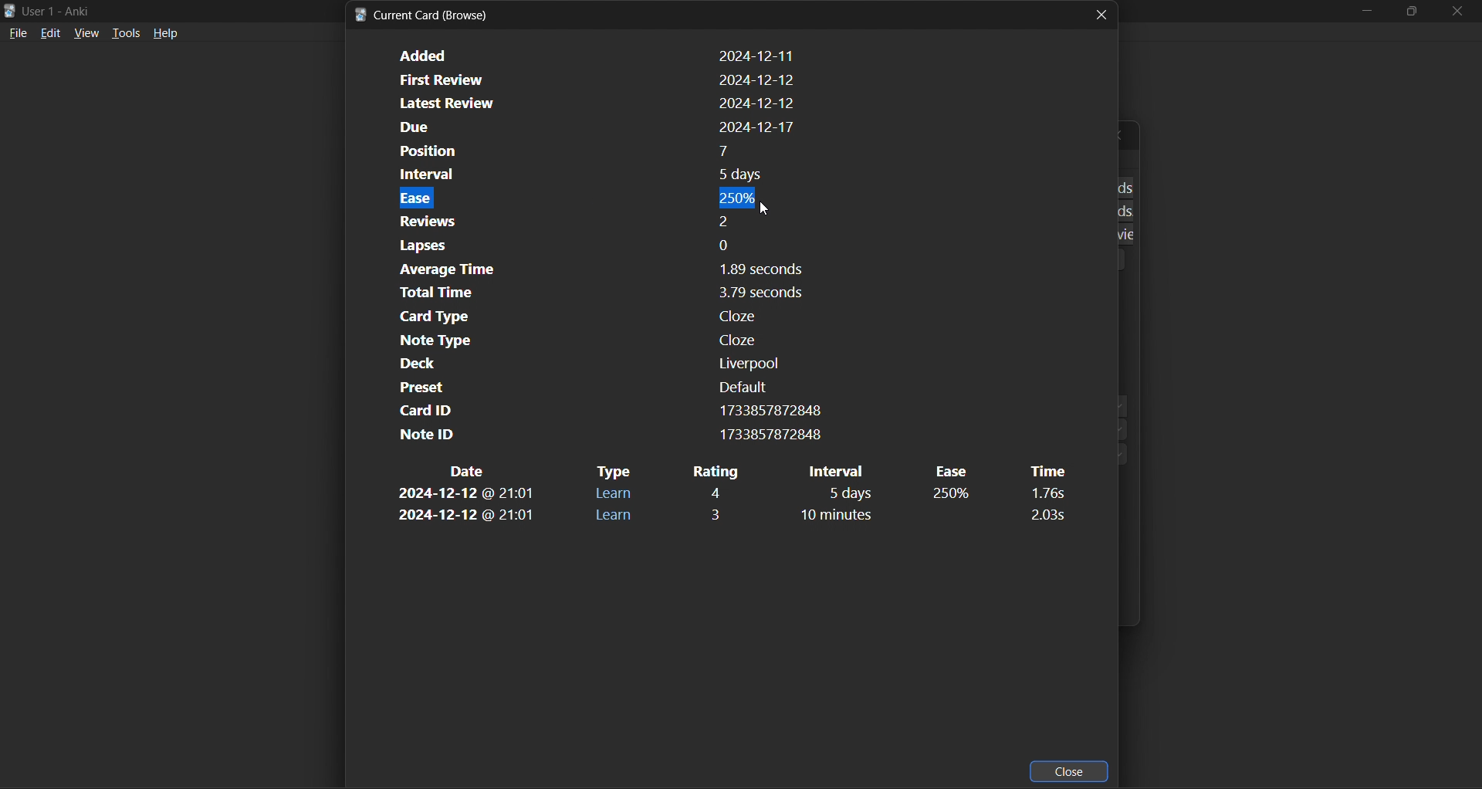 This screenshot has height=789, width=1482. Describe the element at coordinates (1101, 14) in the screenshot. I see `close` at that location.